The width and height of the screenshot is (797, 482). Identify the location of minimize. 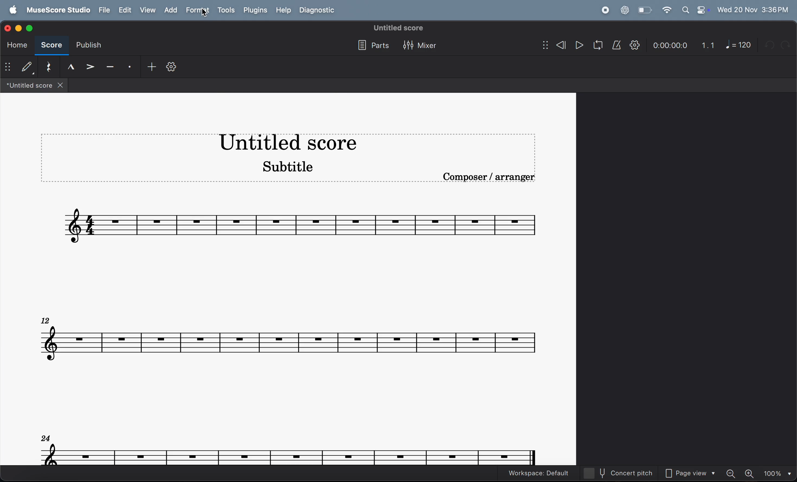
(20, 27).